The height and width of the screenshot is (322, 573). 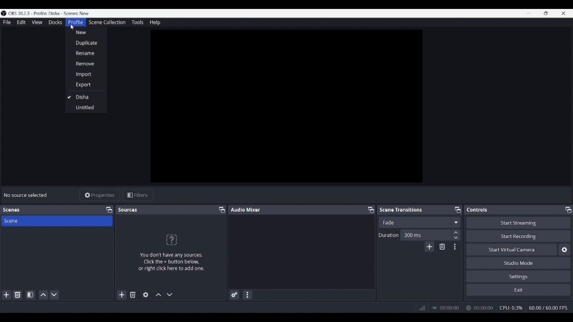 What do you see at coordinates (87, 59) in the screenshot?
I see `Options` at bounding box center [87, 59].